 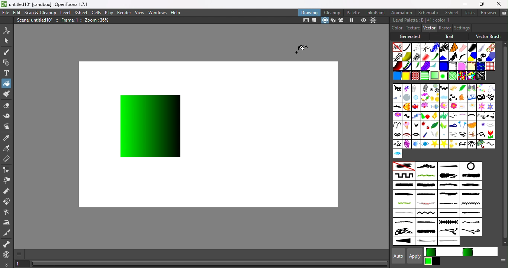 I want to click on nail, so click(x=462, y=126).